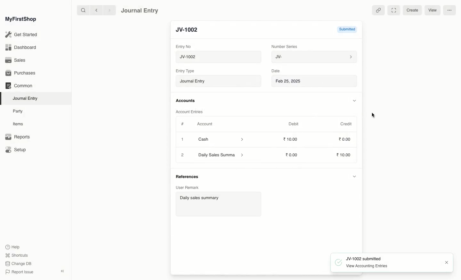  What do you see at coordinates (19, 272) in the screenshot?
I see `Report Issue` at bounding box center [19, 272].